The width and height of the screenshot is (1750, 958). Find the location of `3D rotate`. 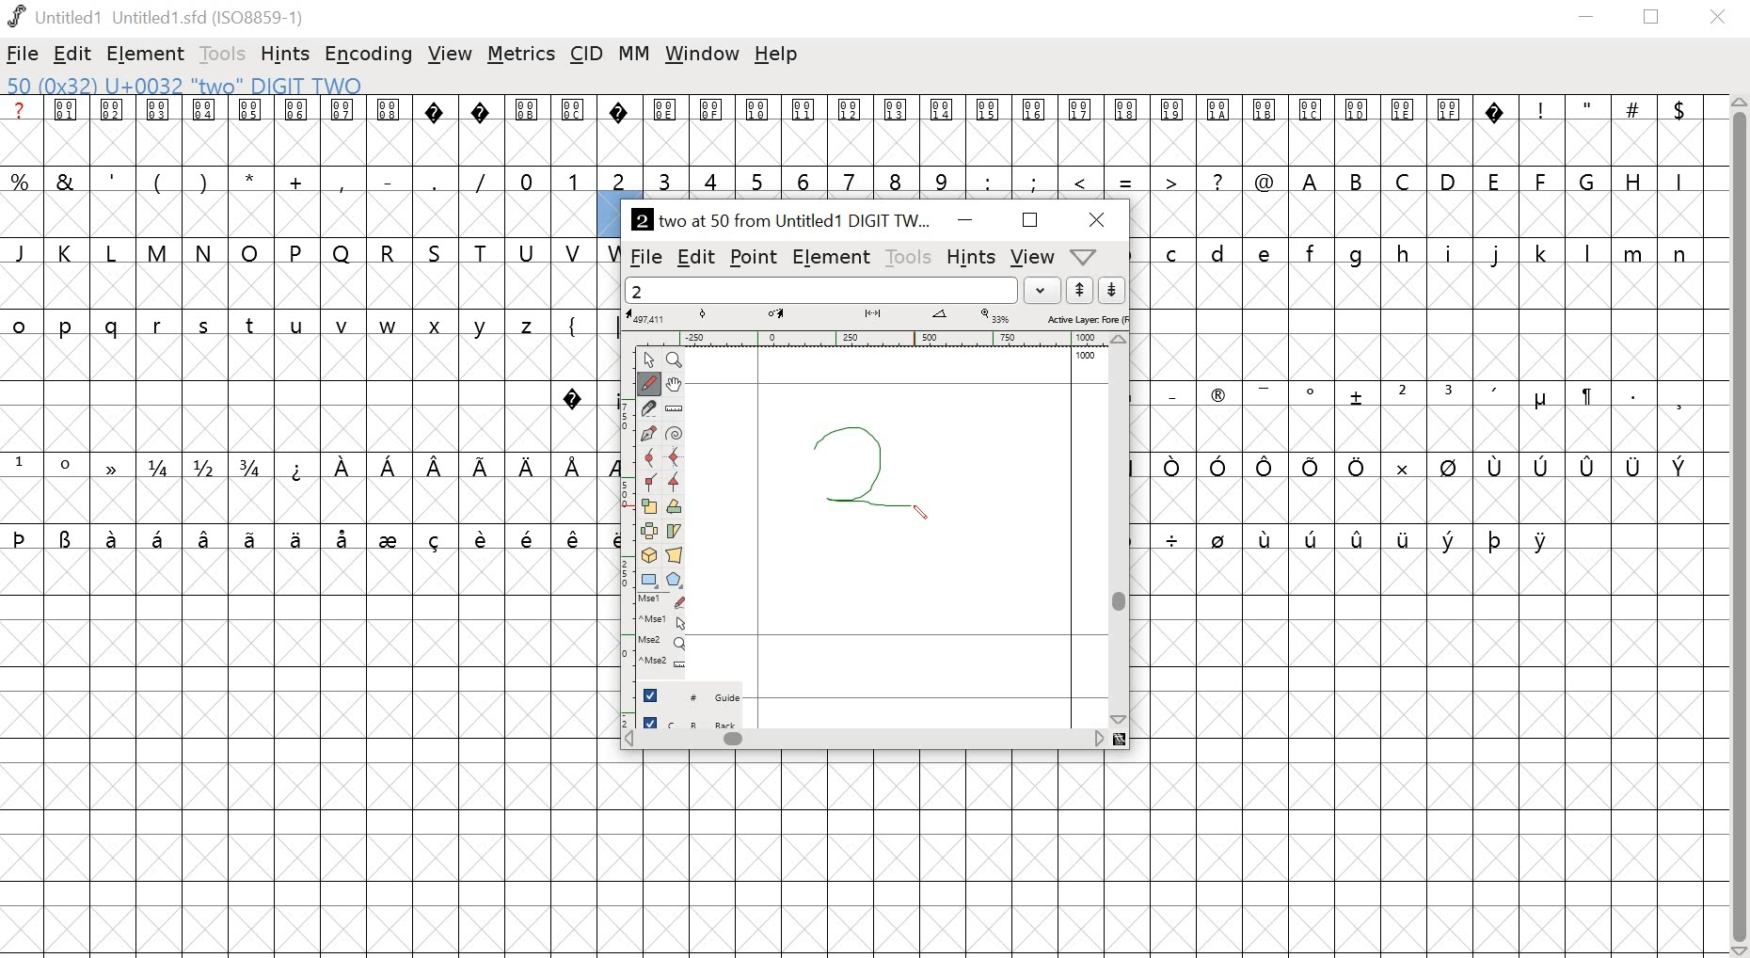

3D rotate is located at coordinates (650, 557).